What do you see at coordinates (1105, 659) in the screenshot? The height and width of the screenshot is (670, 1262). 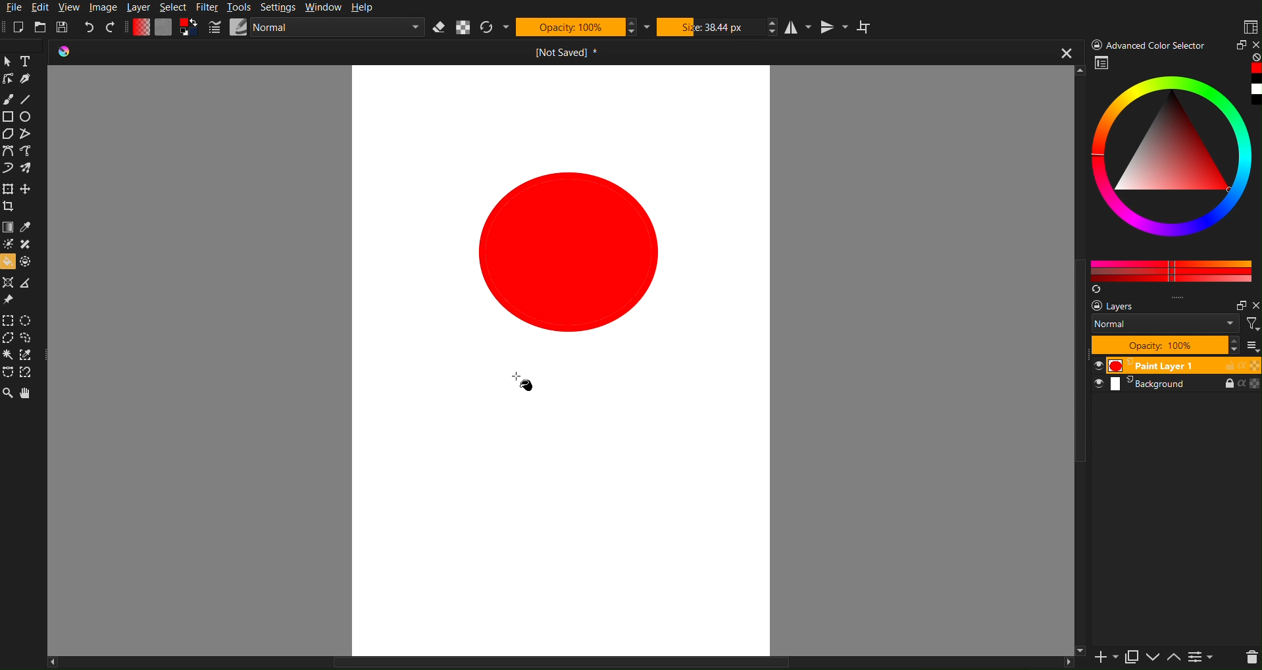 I see `Add` at bounding box center [1105, 659].